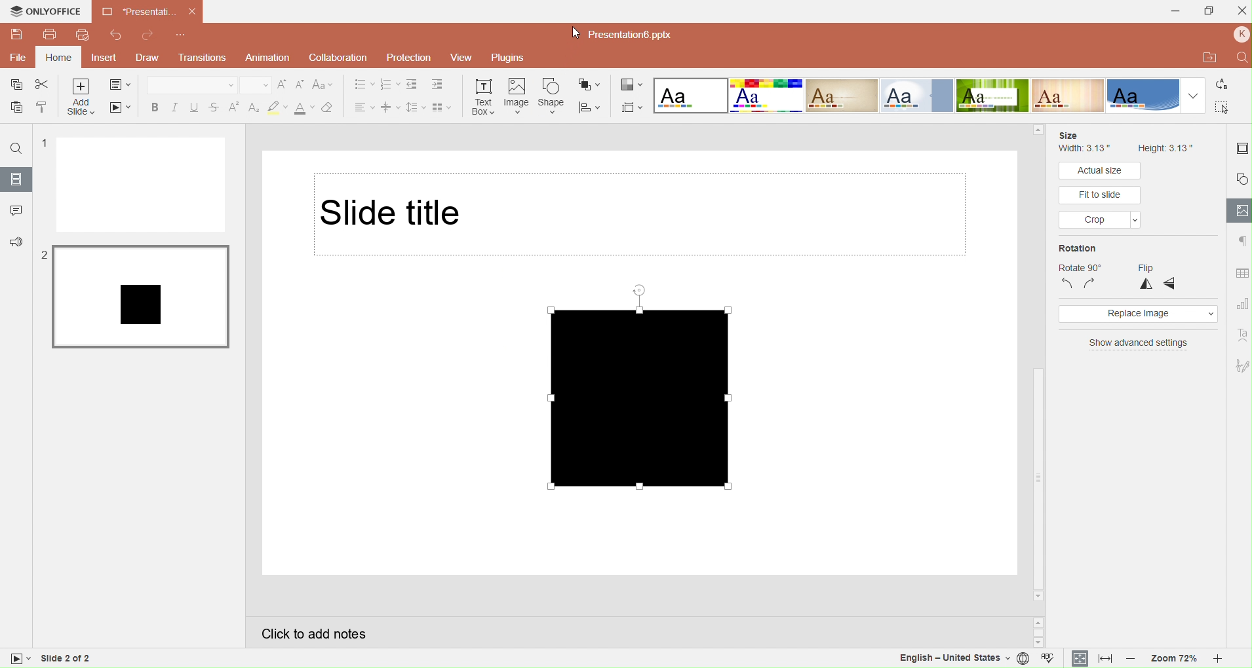 The width and height of the screenshot is (1252, 668). I want to click on Opacity, so click(1096, 195).